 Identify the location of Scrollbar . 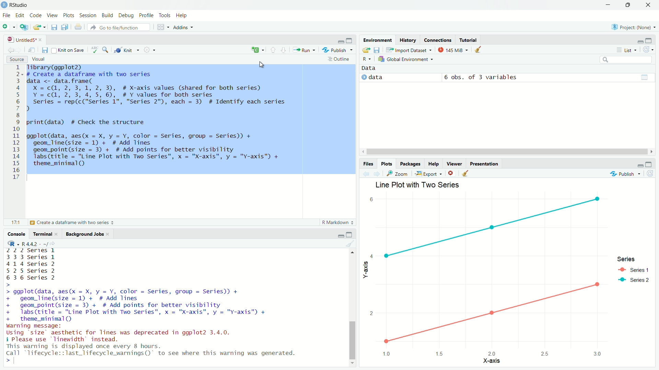
(352, 310).